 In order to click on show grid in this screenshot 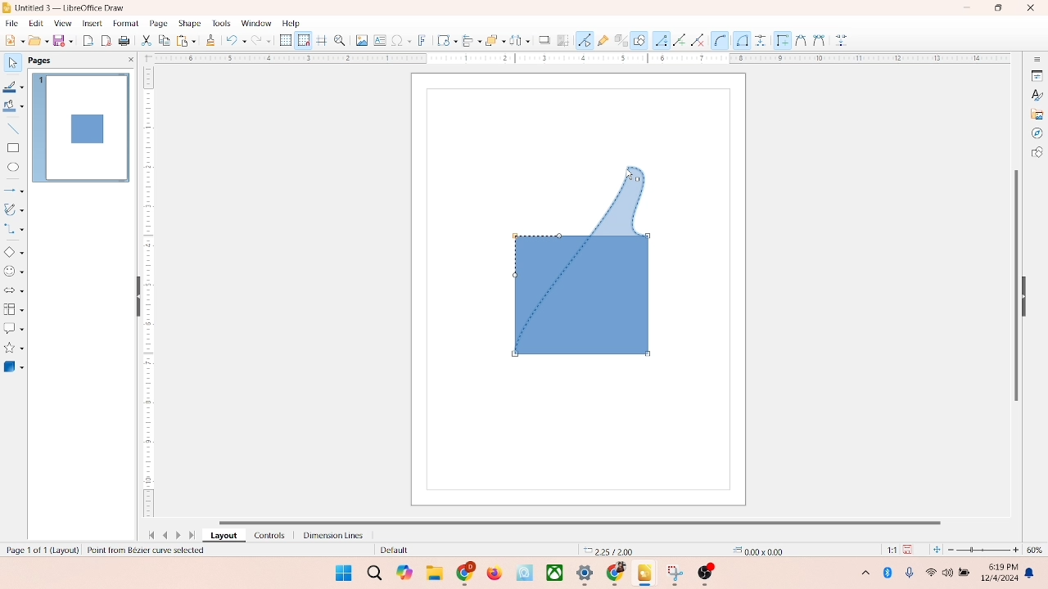, I will do `click(285, 41)`.